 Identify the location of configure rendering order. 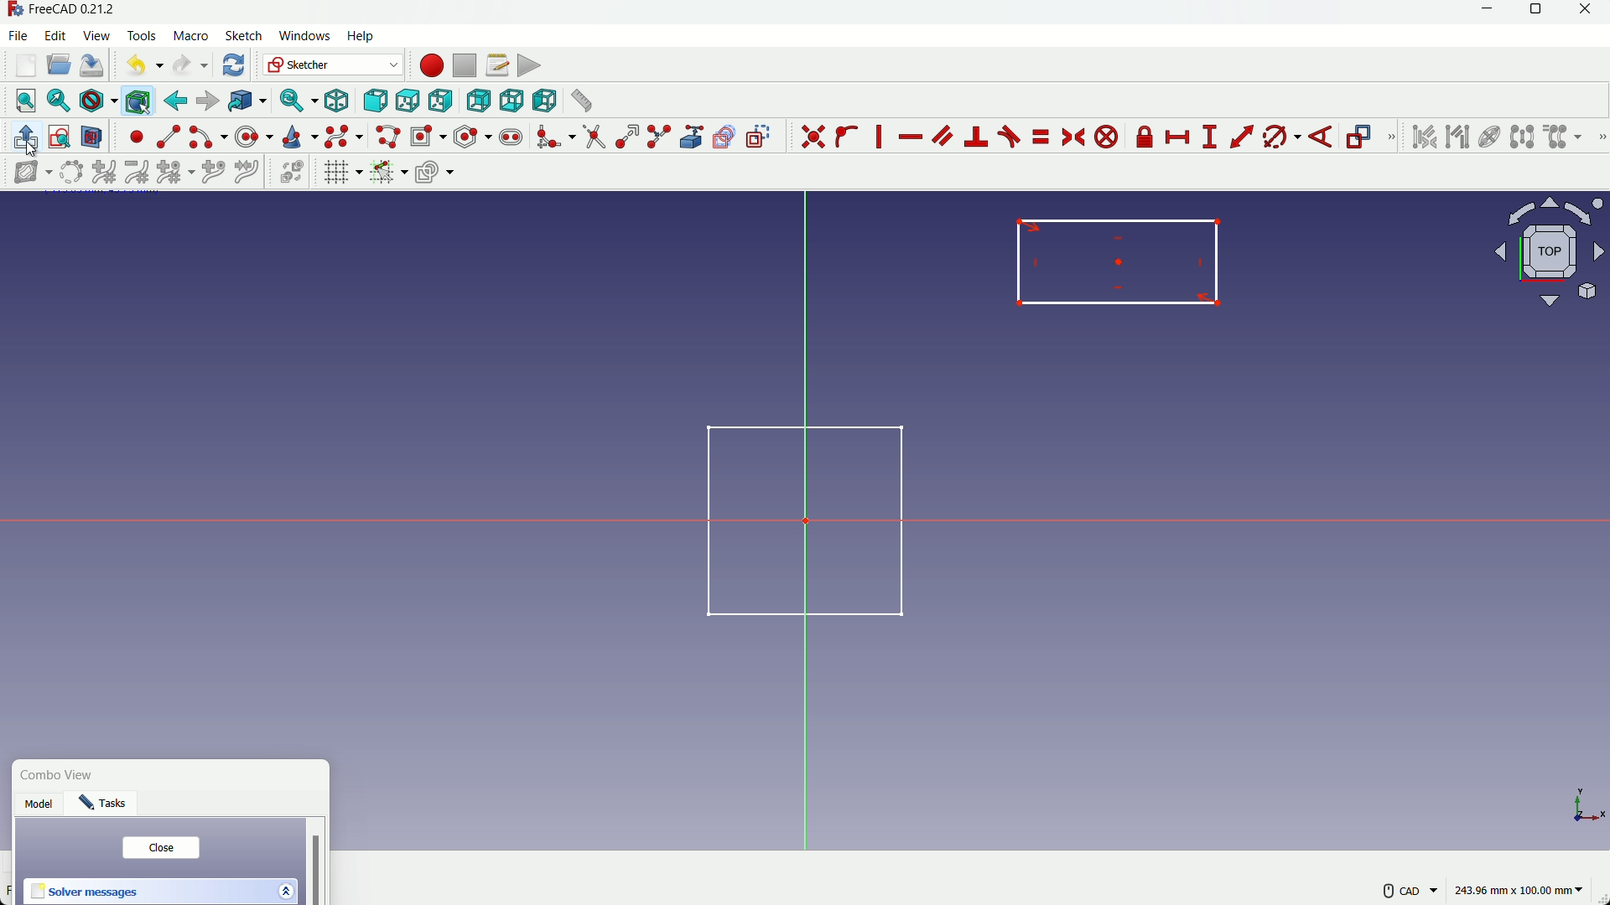
(437, 171).